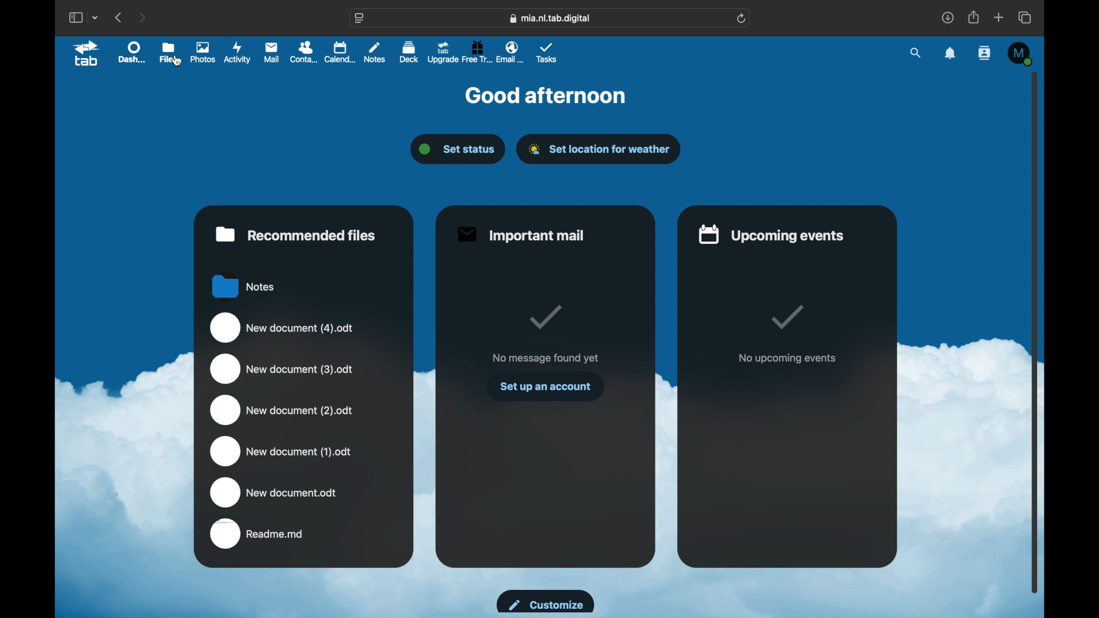  What do you see at coordinates (947, 17) in the screenshot?
I see `downloads` at bounding box center [947, 17].